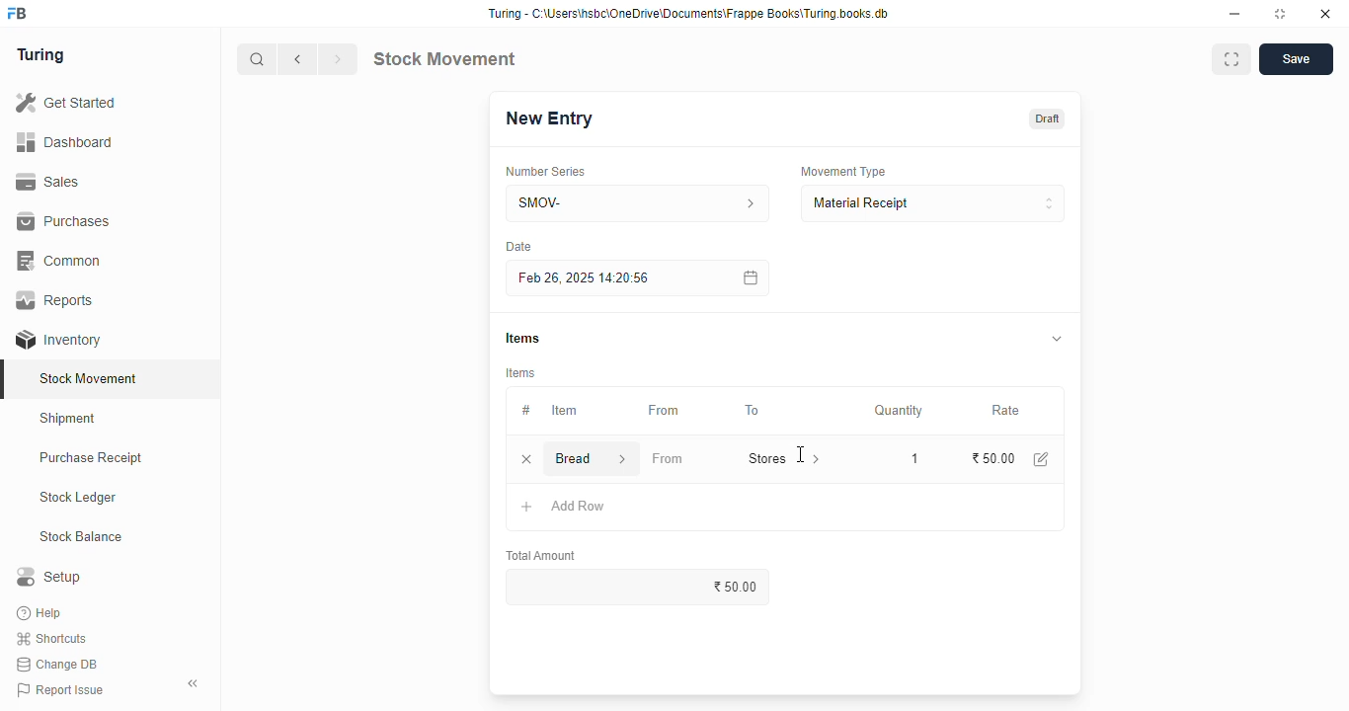 The height and width of the screenshot is (711, 1349). What do you see at coordinates (754, 411) in the screenshot?
I see `to` at bounding box center [754, 411].